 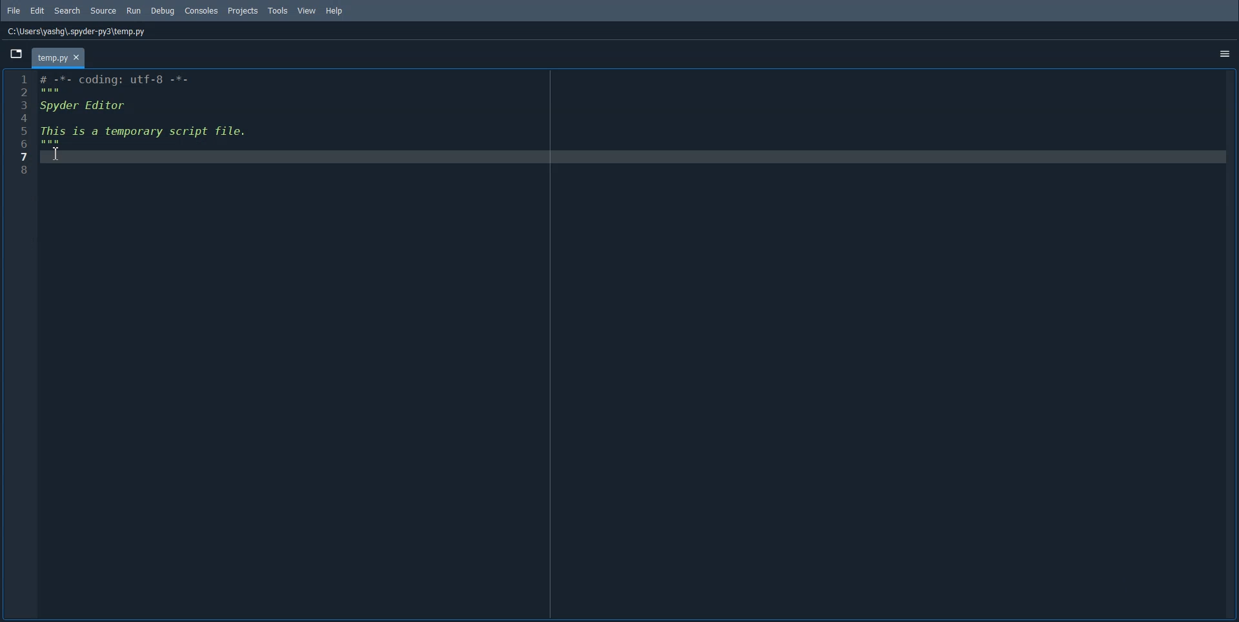 What do you see at coordinates (201, 10) in the screenshot?
I see `Console` at bounding box center [201, 10].